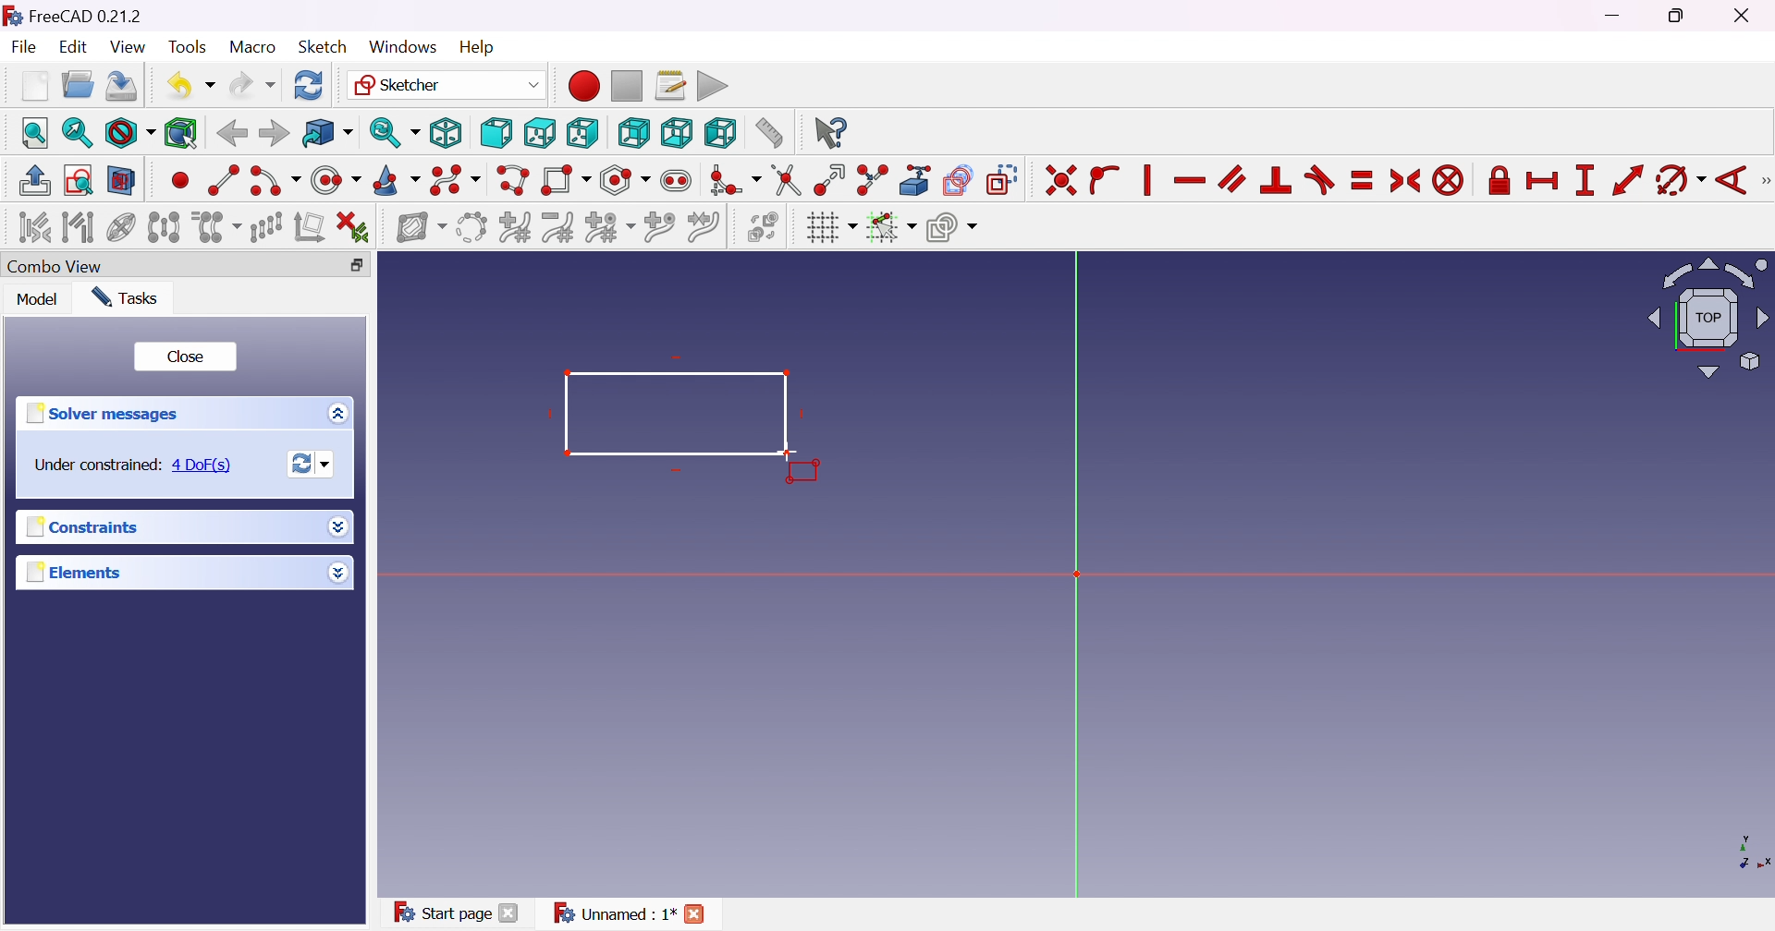 The image size is (1775, 931). I want to click on Close, so click(1745, 17).